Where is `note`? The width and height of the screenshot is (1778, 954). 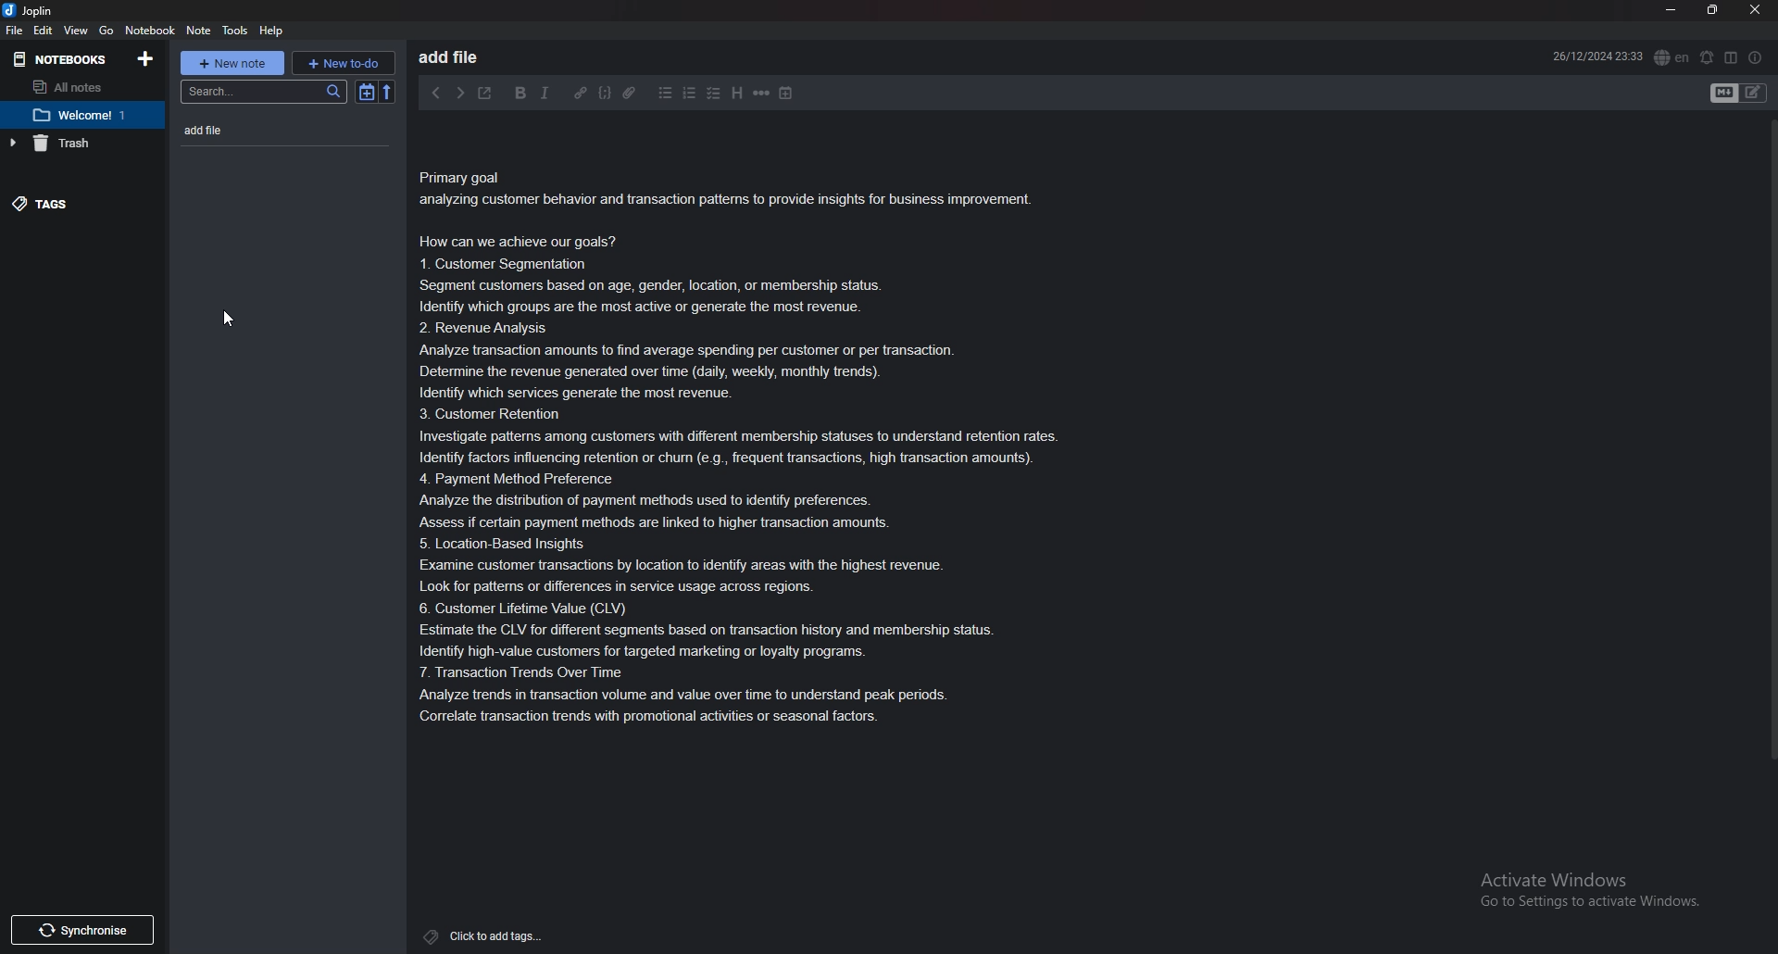 note is located at coordinates (202, 30).